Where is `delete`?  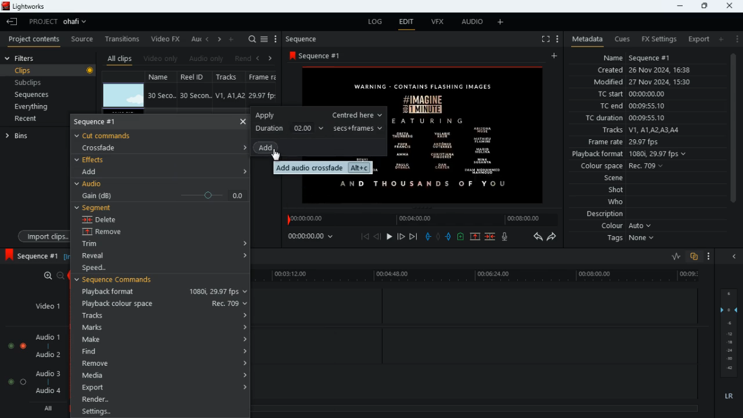 delete is located at coordinates (109, 219).